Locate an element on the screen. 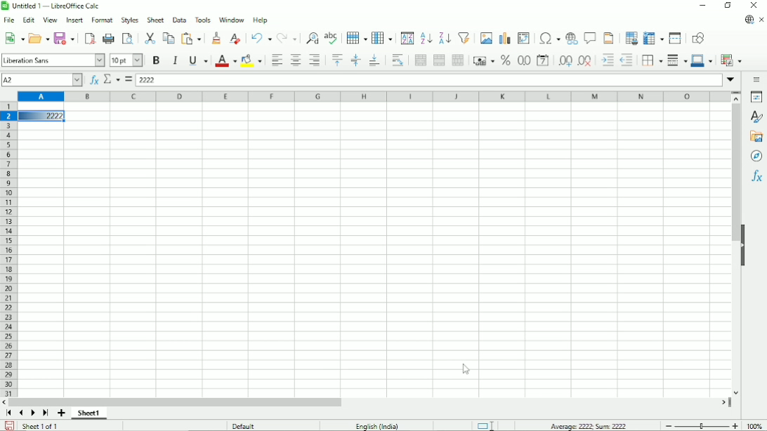  Insert comment is located at coordinates (589, 38).